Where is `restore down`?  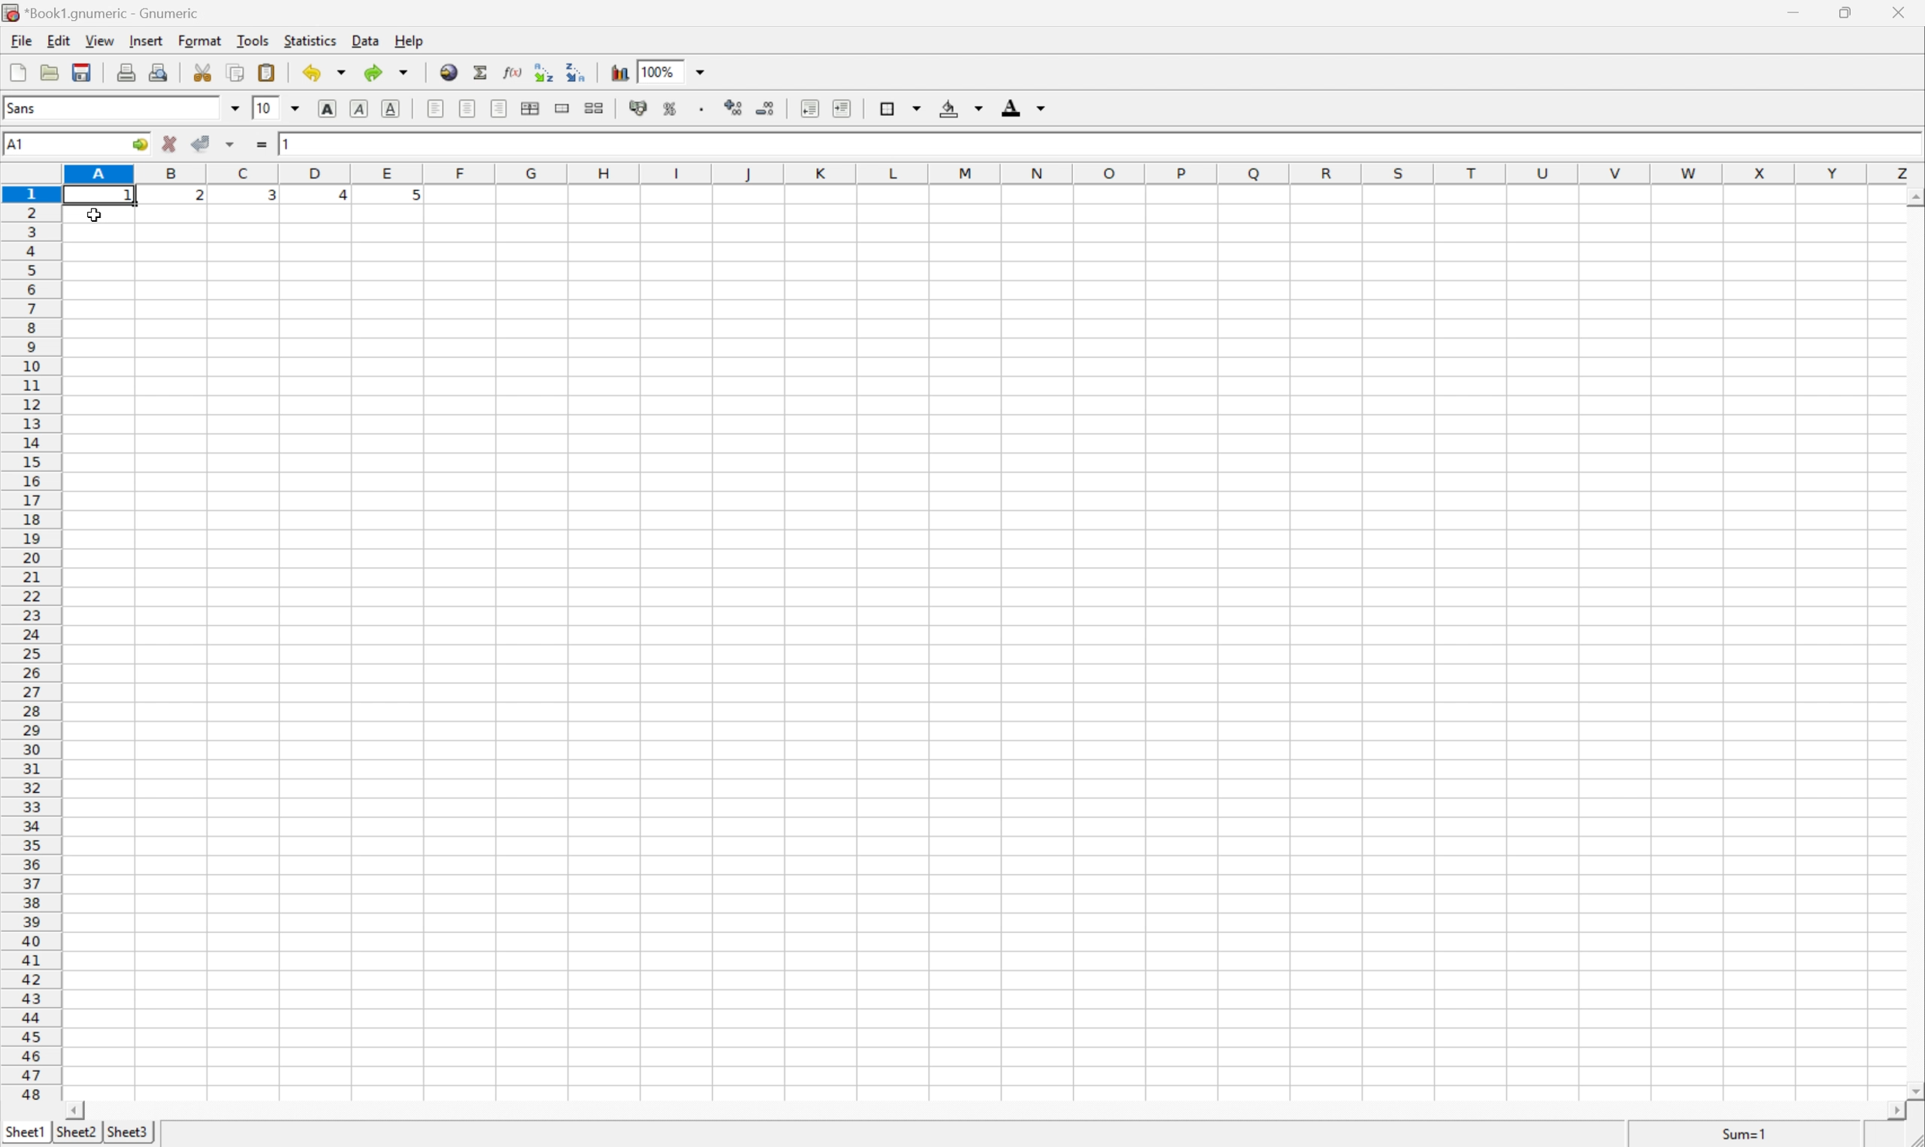
restore down is located at coordinates (1849, 12).